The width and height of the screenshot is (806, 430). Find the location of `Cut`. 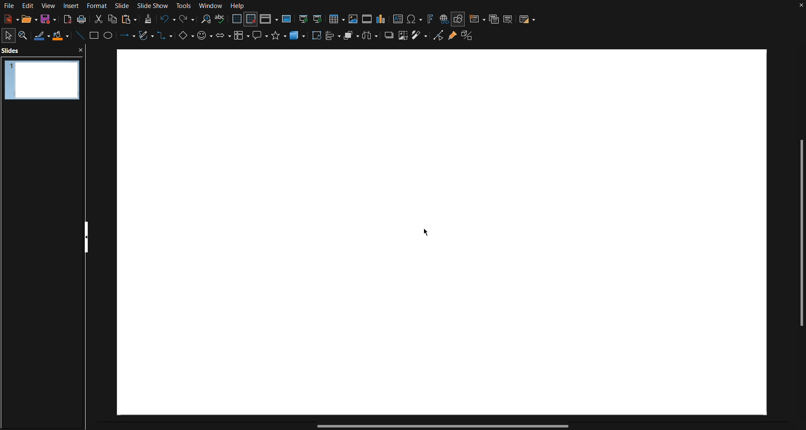

Cut is located at coordinates (97, 18).